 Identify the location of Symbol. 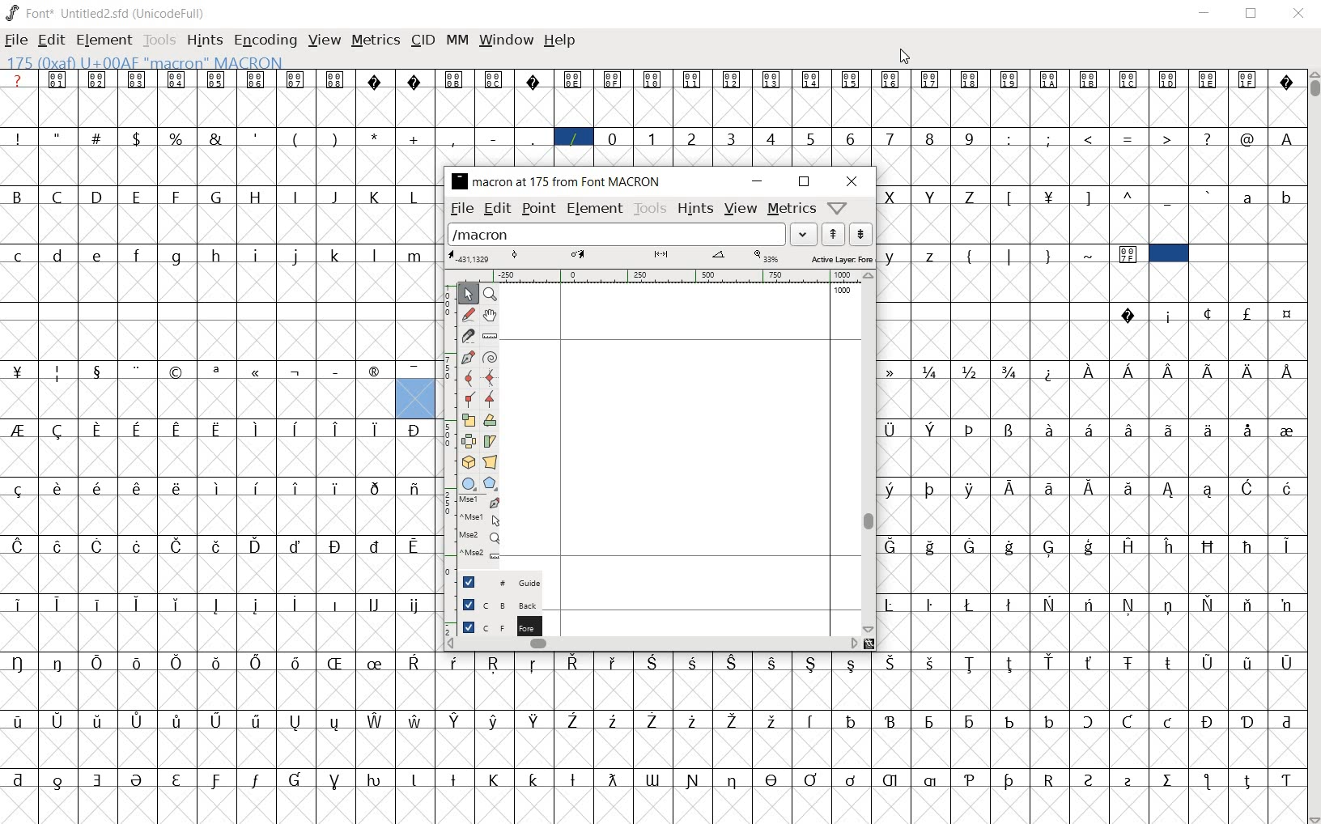
(1050, 195).